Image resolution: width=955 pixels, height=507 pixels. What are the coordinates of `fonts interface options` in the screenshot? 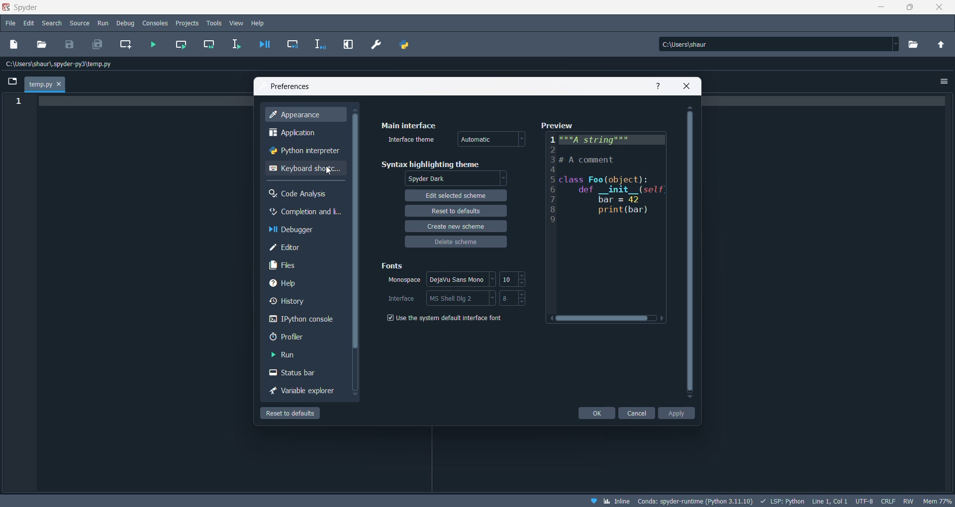 It's located at (462, 298).